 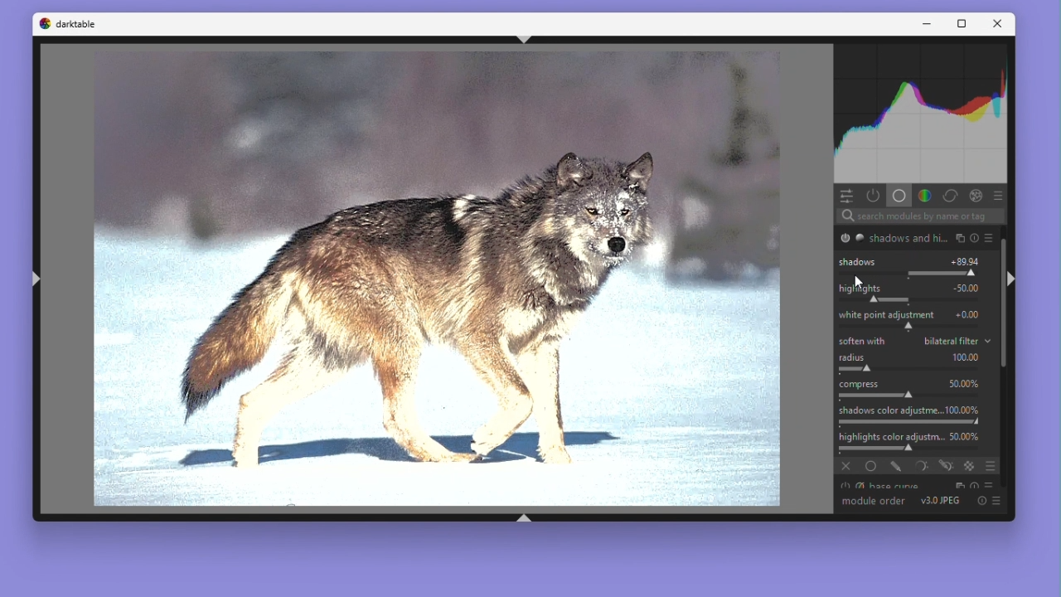 What do you see at coordinates (908, 437) in the screenshot?
I see `Highlights colour adjustm... 50.00%` at bounding box center [908, 437].